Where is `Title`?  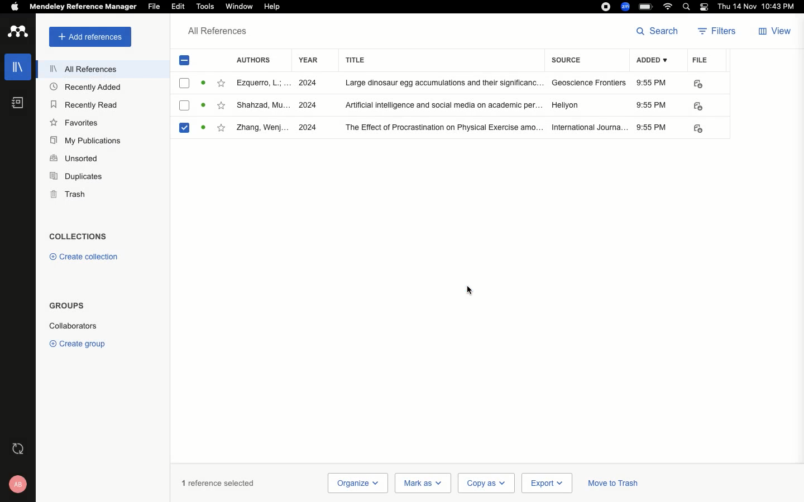 Title is located at coordinates (442, 60).